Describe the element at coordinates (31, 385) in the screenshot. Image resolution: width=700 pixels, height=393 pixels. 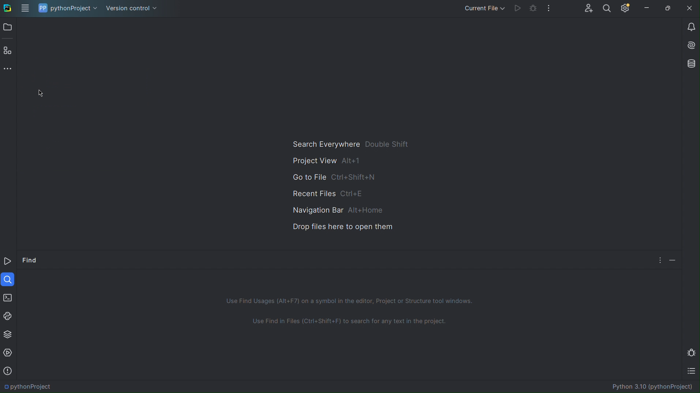
I see `PythonProject` at that location.